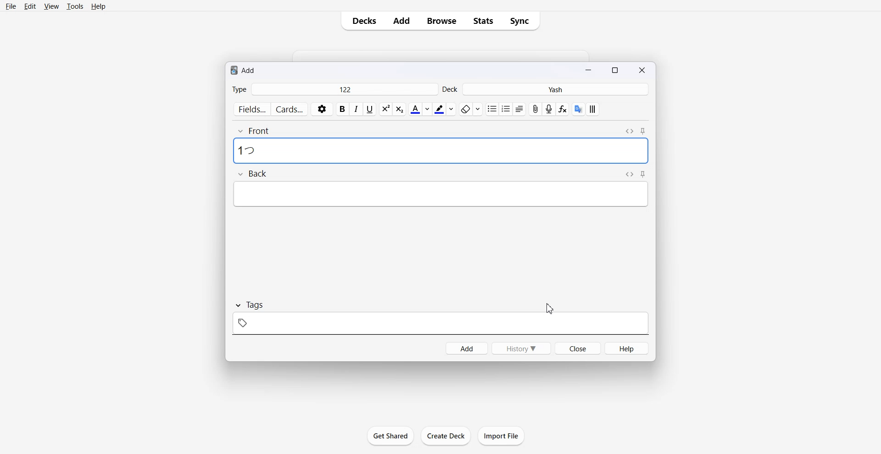 Image resolution: width=881 pixels, height=454 pixels. I want to click on Text color, so click(419, 109).